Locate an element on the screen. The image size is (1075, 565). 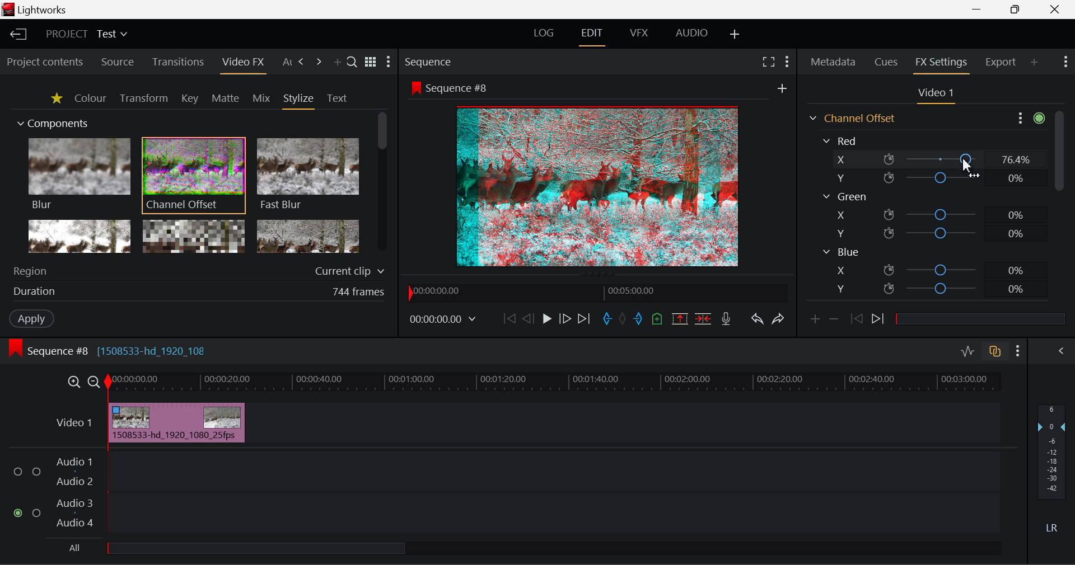
Minimize is located at coordinates (1017, 10).